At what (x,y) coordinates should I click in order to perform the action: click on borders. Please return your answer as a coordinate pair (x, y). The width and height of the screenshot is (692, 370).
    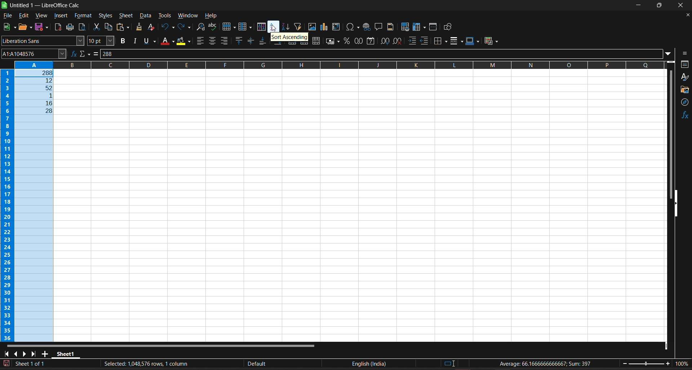
    Looking at the image, I should click on (441, 41).